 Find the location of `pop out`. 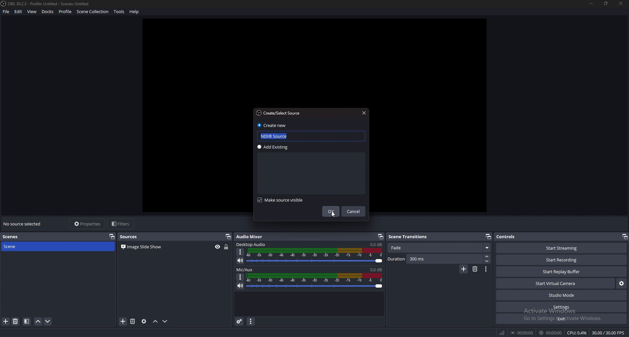

pop out is located at coordinates (380, 237).